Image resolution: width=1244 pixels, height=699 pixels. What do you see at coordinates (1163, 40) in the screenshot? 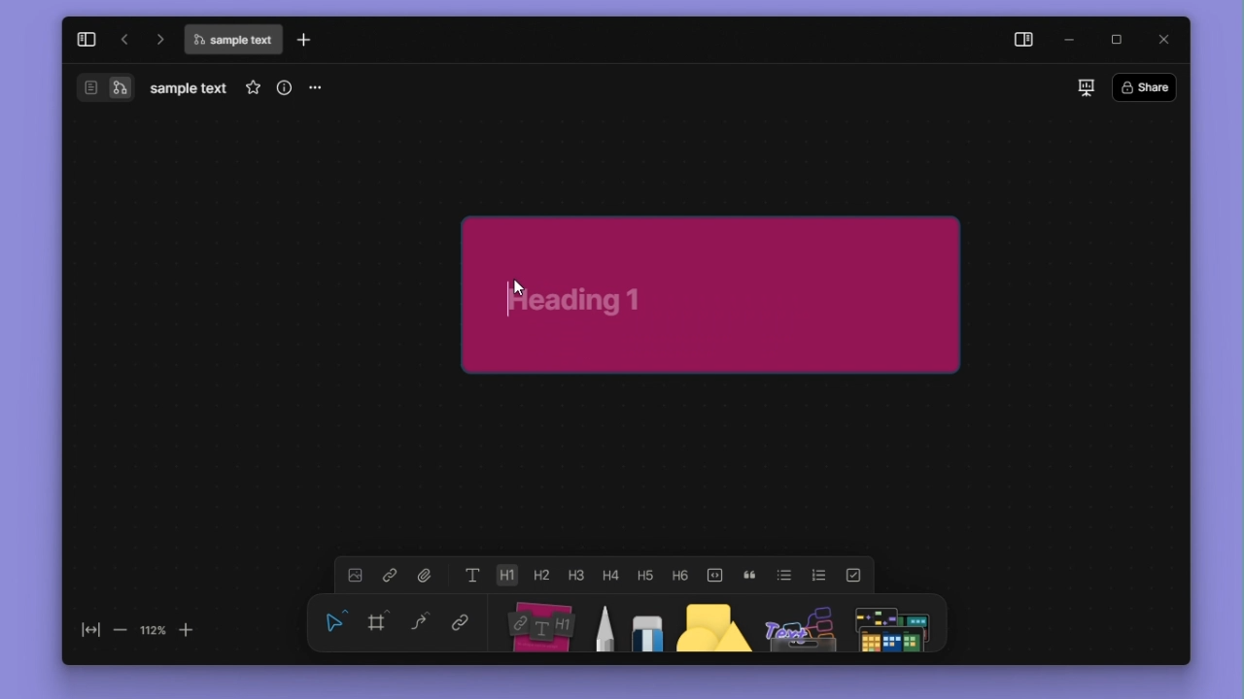
I see `close` at bounding box center [1163, 40].